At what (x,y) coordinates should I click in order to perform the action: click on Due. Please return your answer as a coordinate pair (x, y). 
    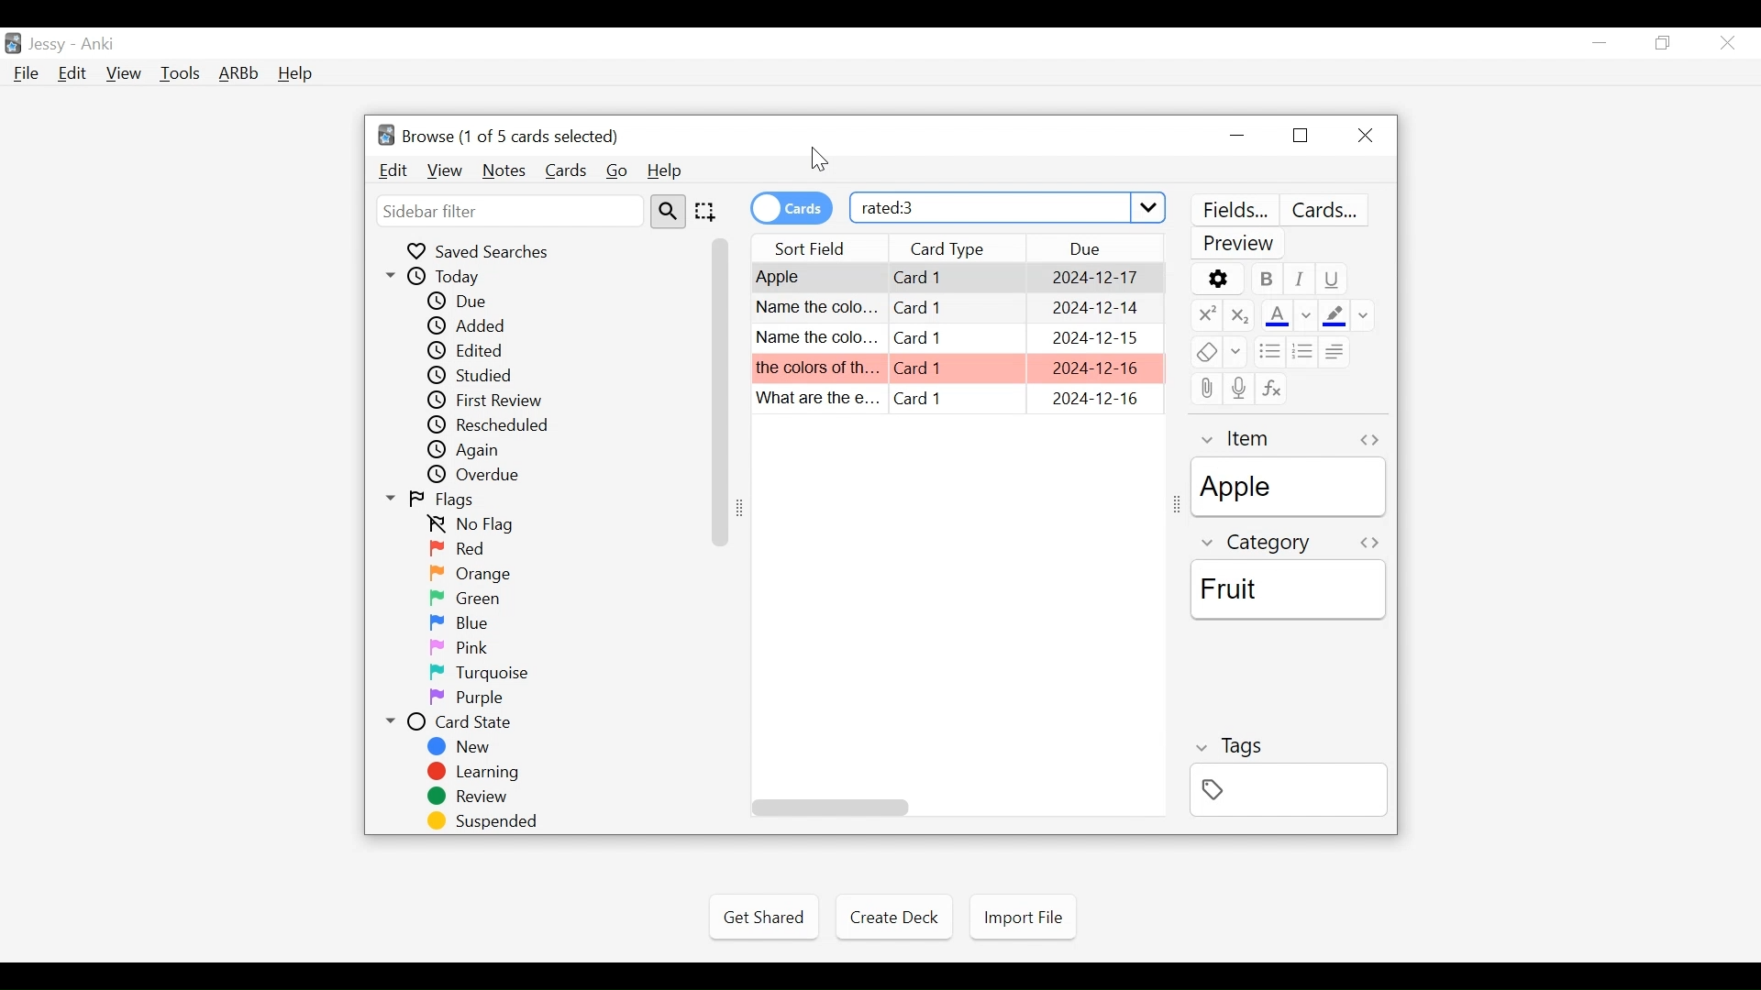
    Looking at the image, I should click on (467, 300).